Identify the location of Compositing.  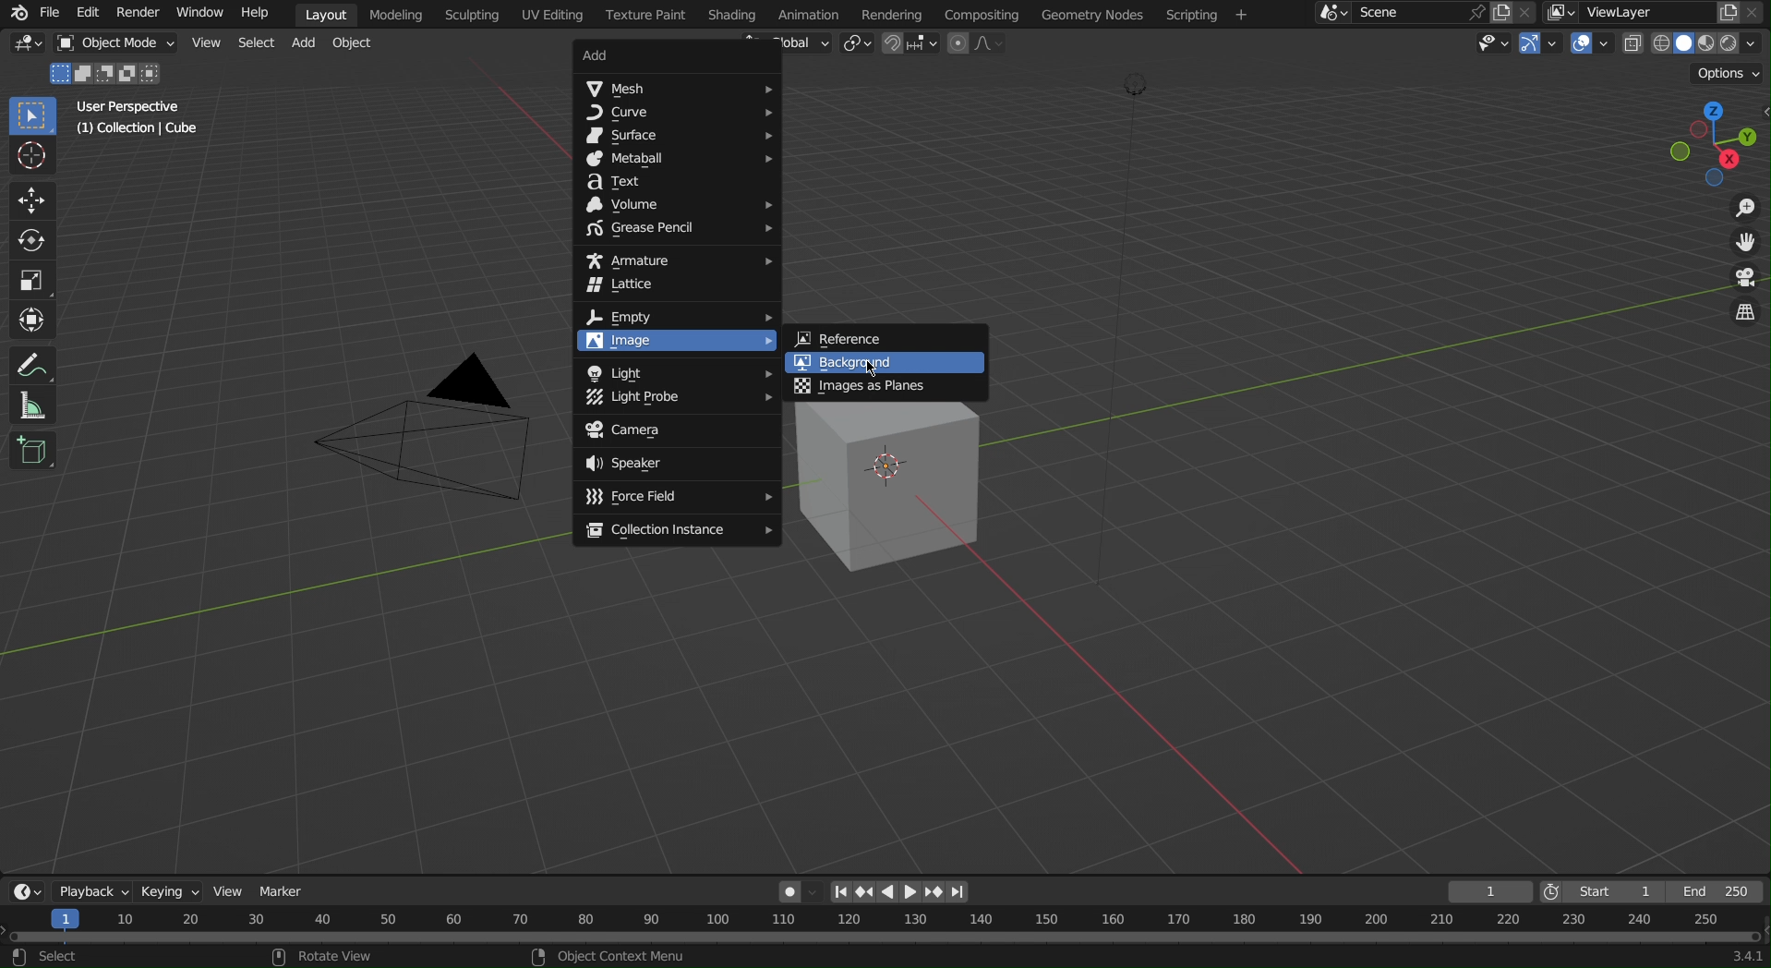
(980, 13).